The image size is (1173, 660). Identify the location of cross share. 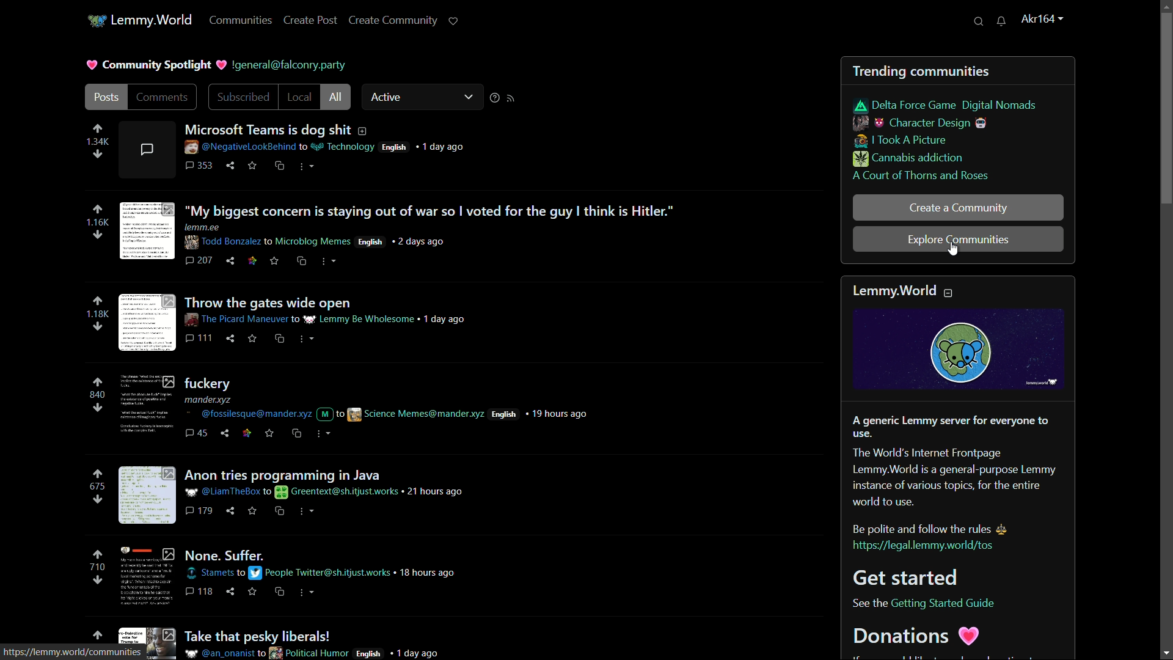
(279, 165).